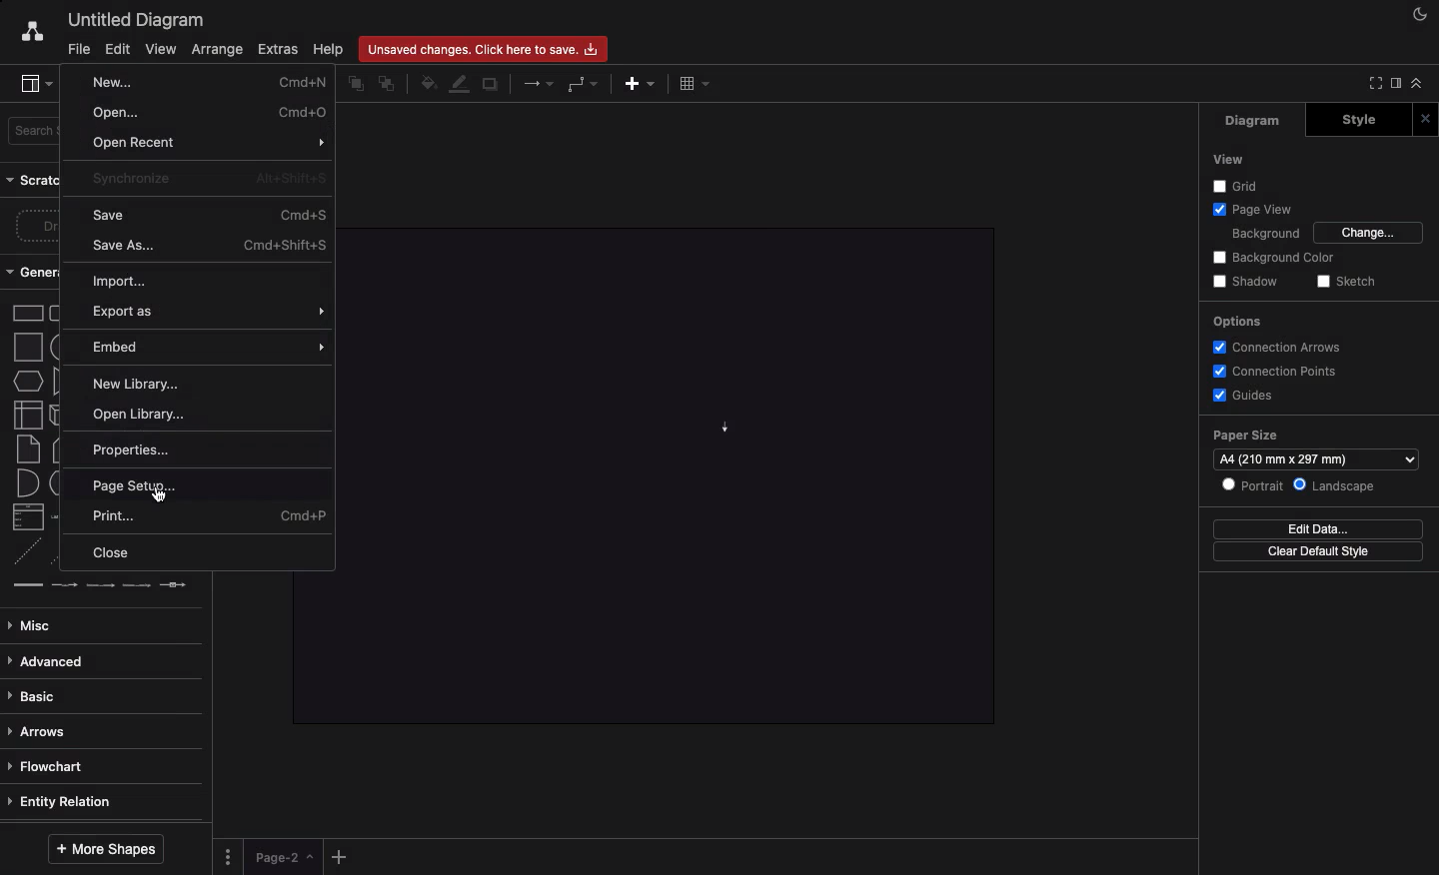 The image size is (1439, 875). Describe the element at coordinates (540, 82) in the screenshot. I see `Arrows` at that location.